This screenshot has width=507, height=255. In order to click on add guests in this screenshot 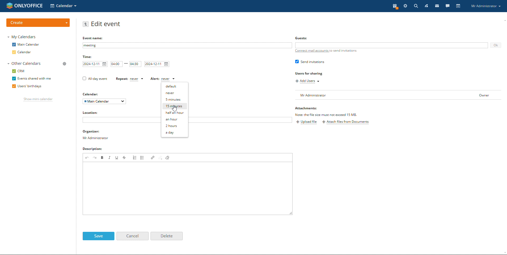, I will do `click(392, 45)`.